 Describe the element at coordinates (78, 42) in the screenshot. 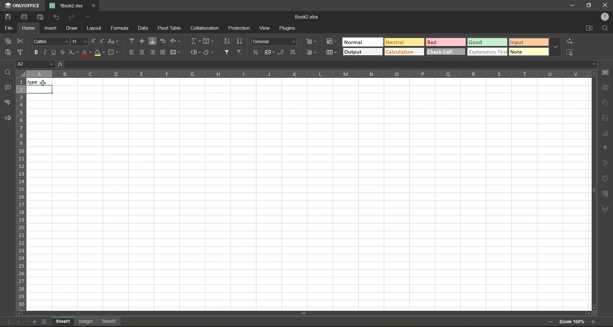

I see `font size` at that location.